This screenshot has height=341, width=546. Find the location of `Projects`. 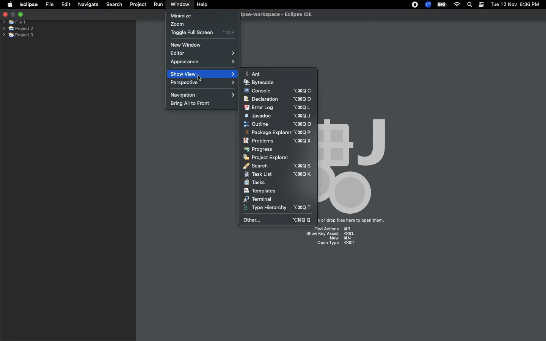

Projects is located at coordinates (19, 28).